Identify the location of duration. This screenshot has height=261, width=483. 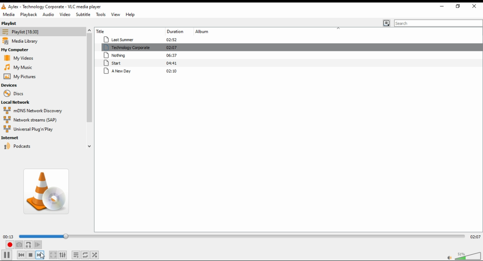
(179, 31).